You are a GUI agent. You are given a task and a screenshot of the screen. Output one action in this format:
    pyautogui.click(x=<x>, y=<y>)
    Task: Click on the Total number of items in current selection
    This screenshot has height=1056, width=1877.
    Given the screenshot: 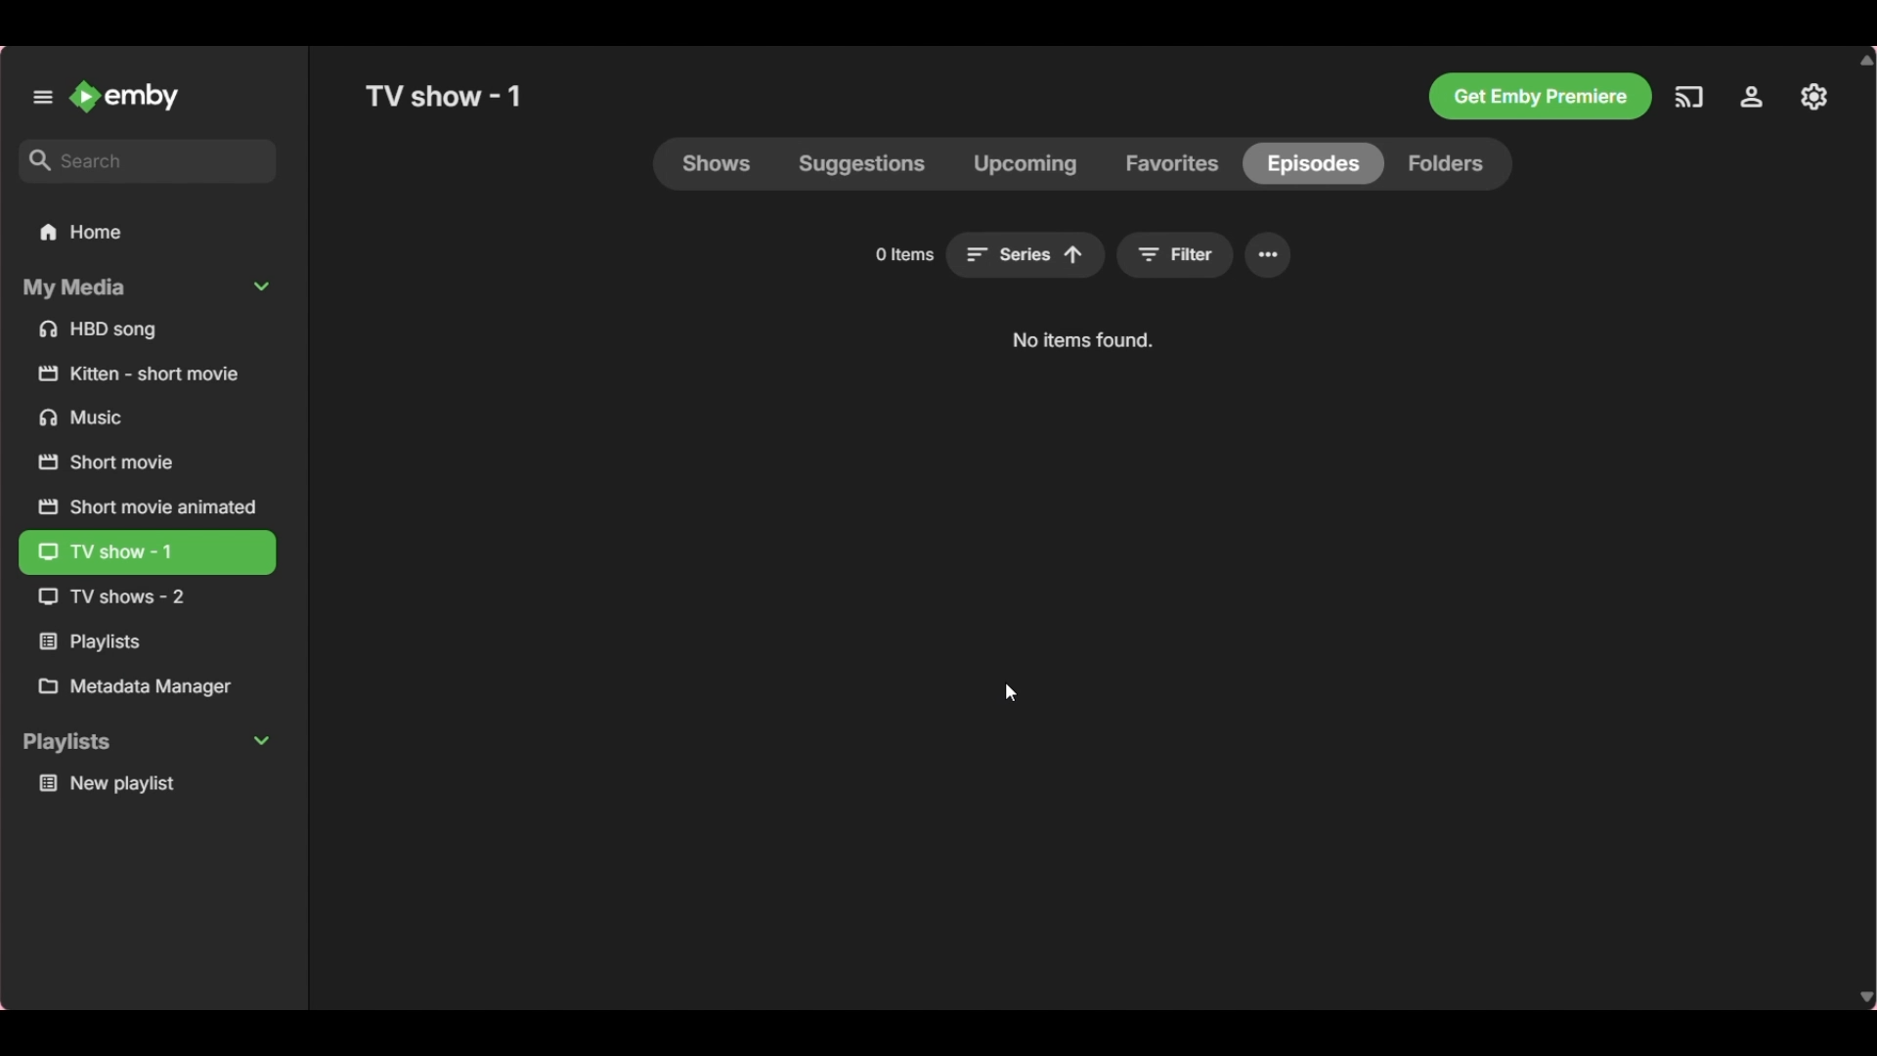 What is the action you would take?
    pyautogui.click(x=903, y=254)
    